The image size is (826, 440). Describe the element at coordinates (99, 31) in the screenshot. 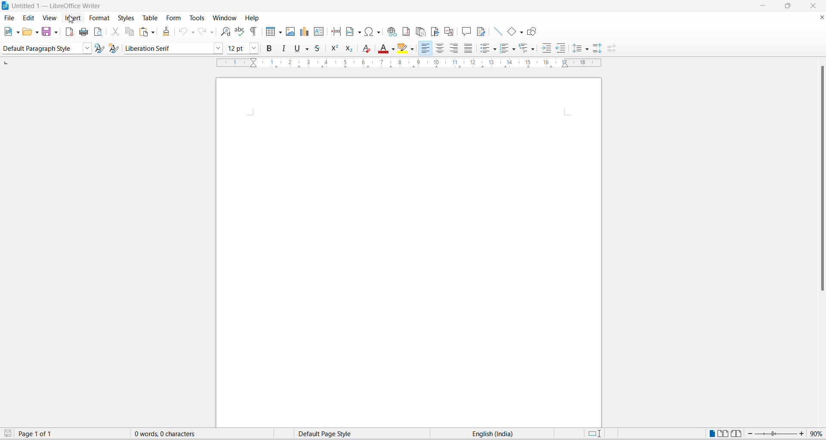

I see `print preview` at that location.